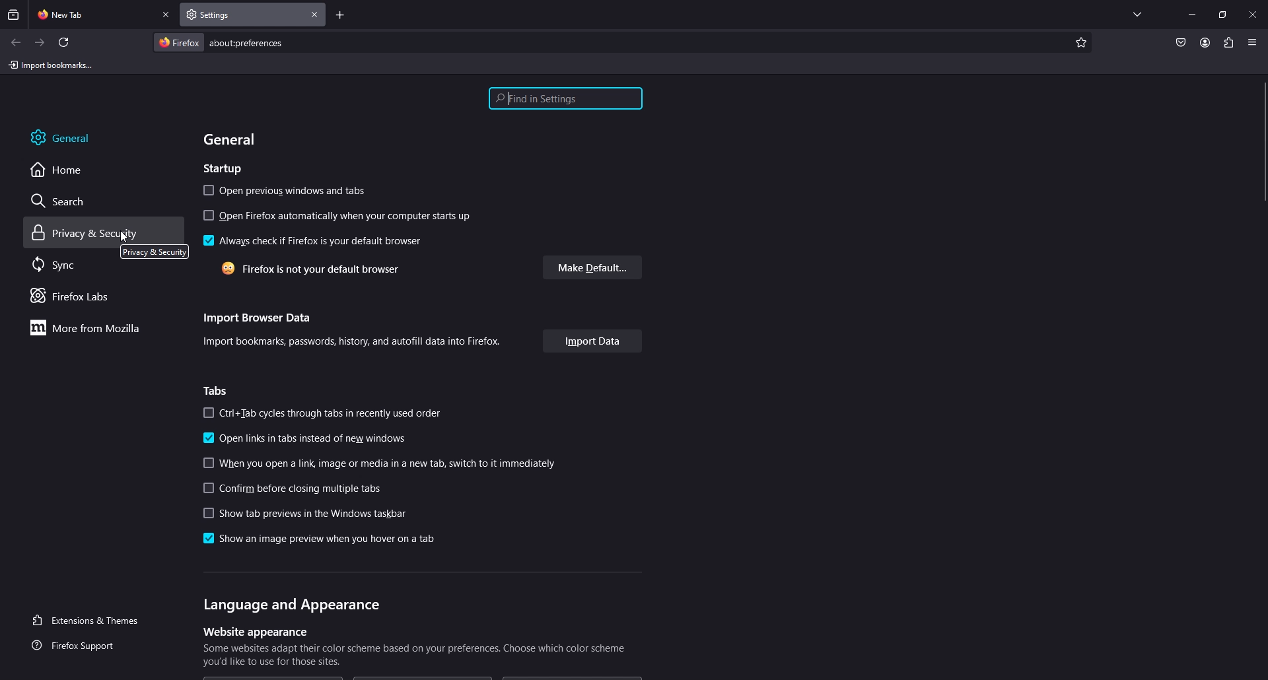 The width and height of the screenshot is (1268, 680). I want to click on new tab, so click(93, 13).